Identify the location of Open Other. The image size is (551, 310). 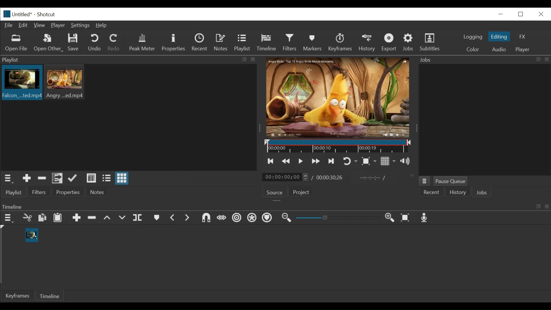
(49, 43).